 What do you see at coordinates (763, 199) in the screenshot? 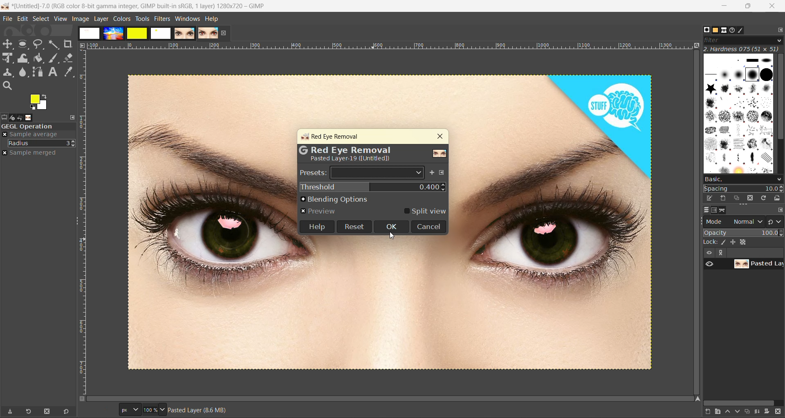
I see `refresh brushes` at bounding box center [763, 199].